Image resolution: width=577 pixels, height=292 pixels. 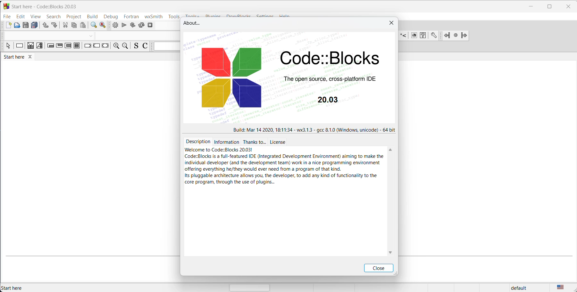 I want to click on toggle comments, so click(x=145, y=46).